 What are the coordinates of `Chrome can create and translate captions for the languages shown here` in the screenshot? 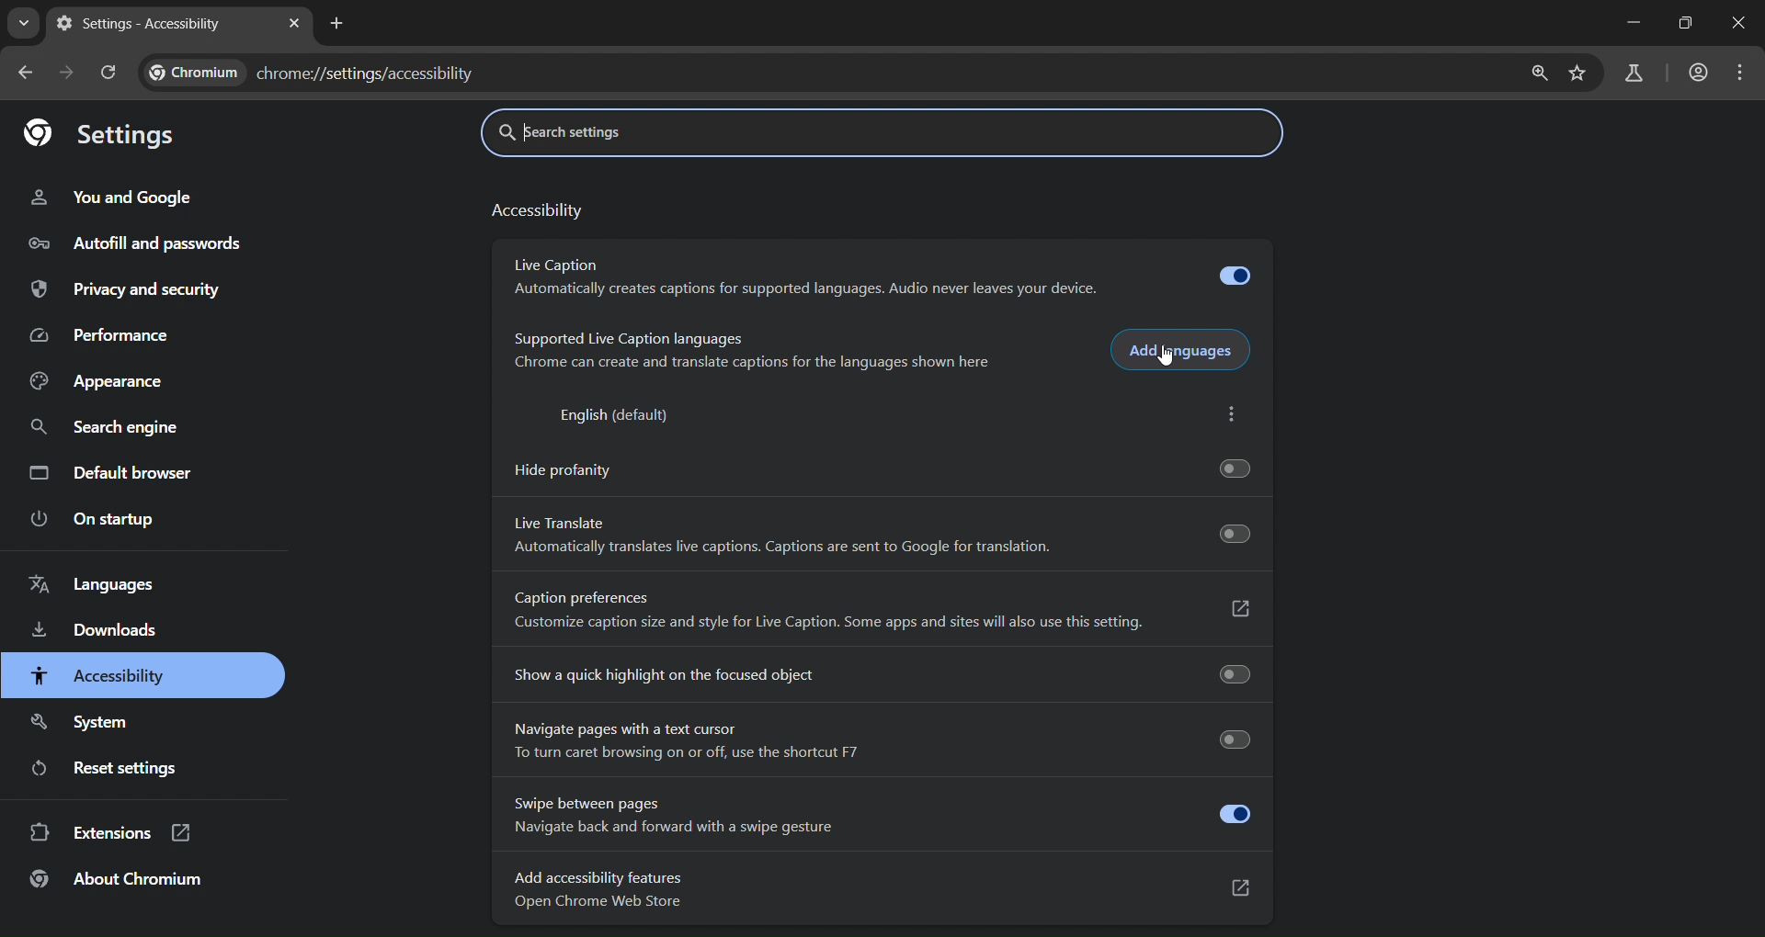 It's located at (756, 365).